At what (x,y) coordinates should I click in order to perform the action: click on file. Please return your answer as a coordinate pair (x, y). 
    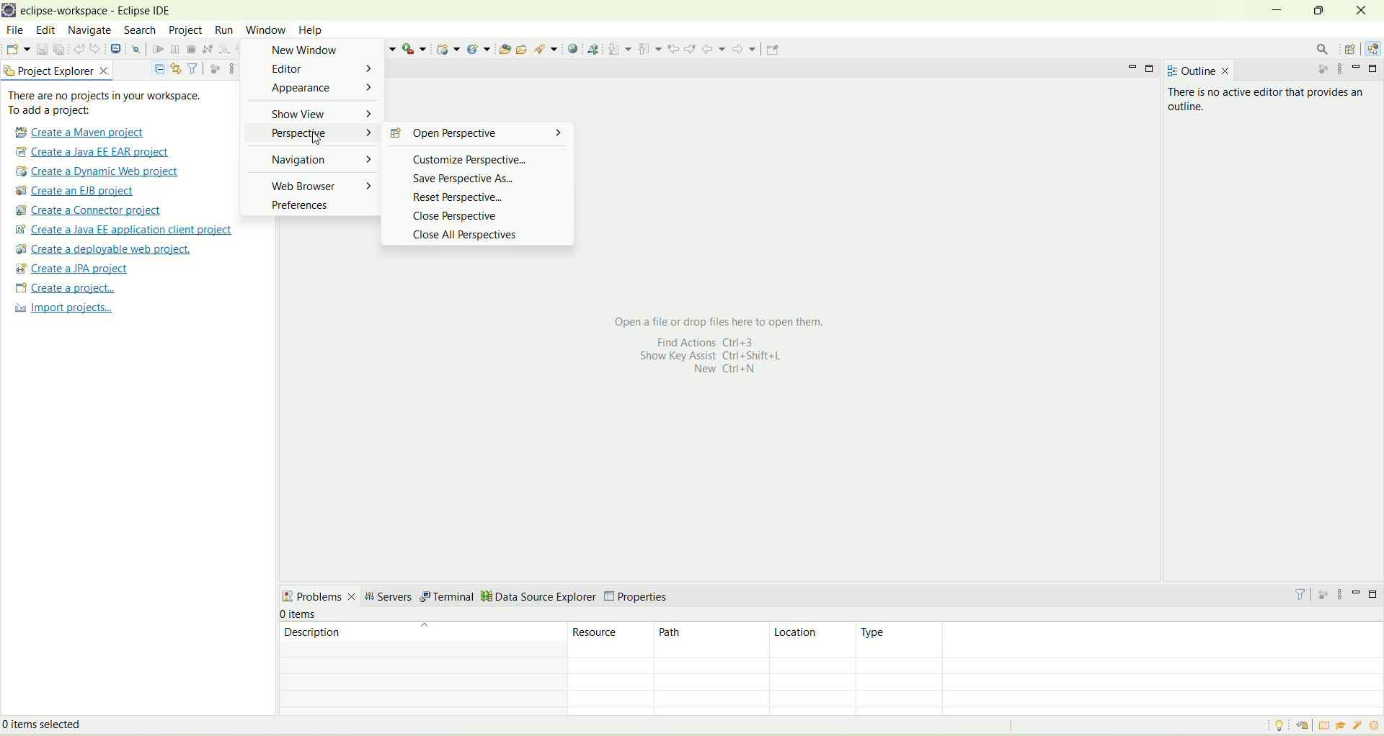
    Looking at the image, I should click on (15, 30).